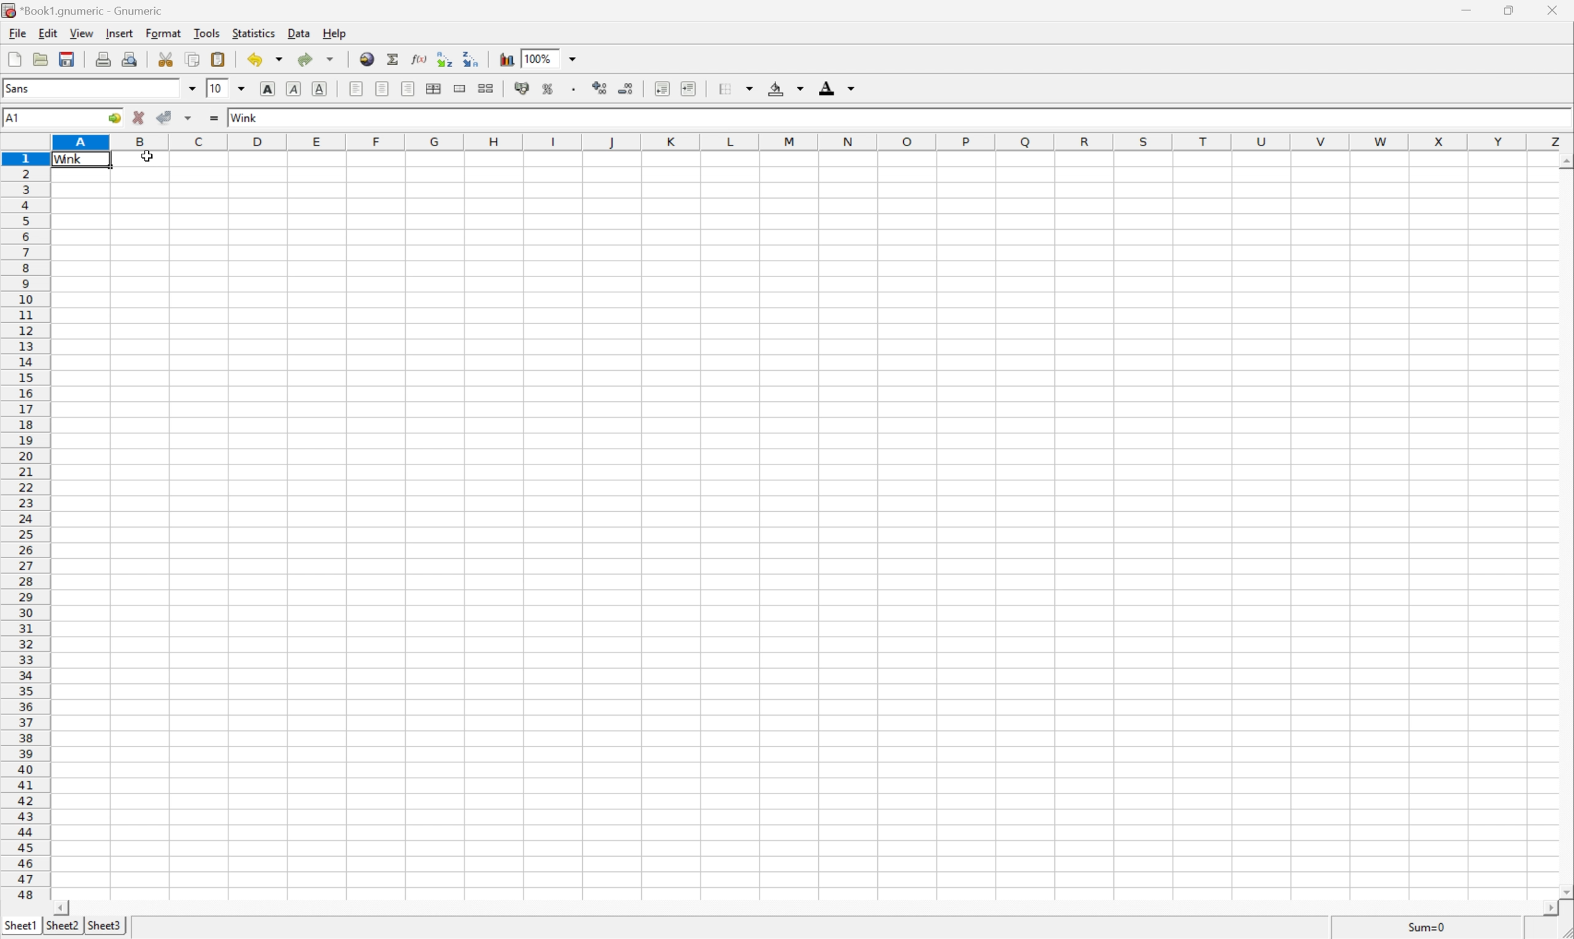 The width and height of the screenshot is (1574, 939). What do you see at coordinates (1564, 161) in the screenshot?
I see `scroll up` at bounding box center [1564, 161].